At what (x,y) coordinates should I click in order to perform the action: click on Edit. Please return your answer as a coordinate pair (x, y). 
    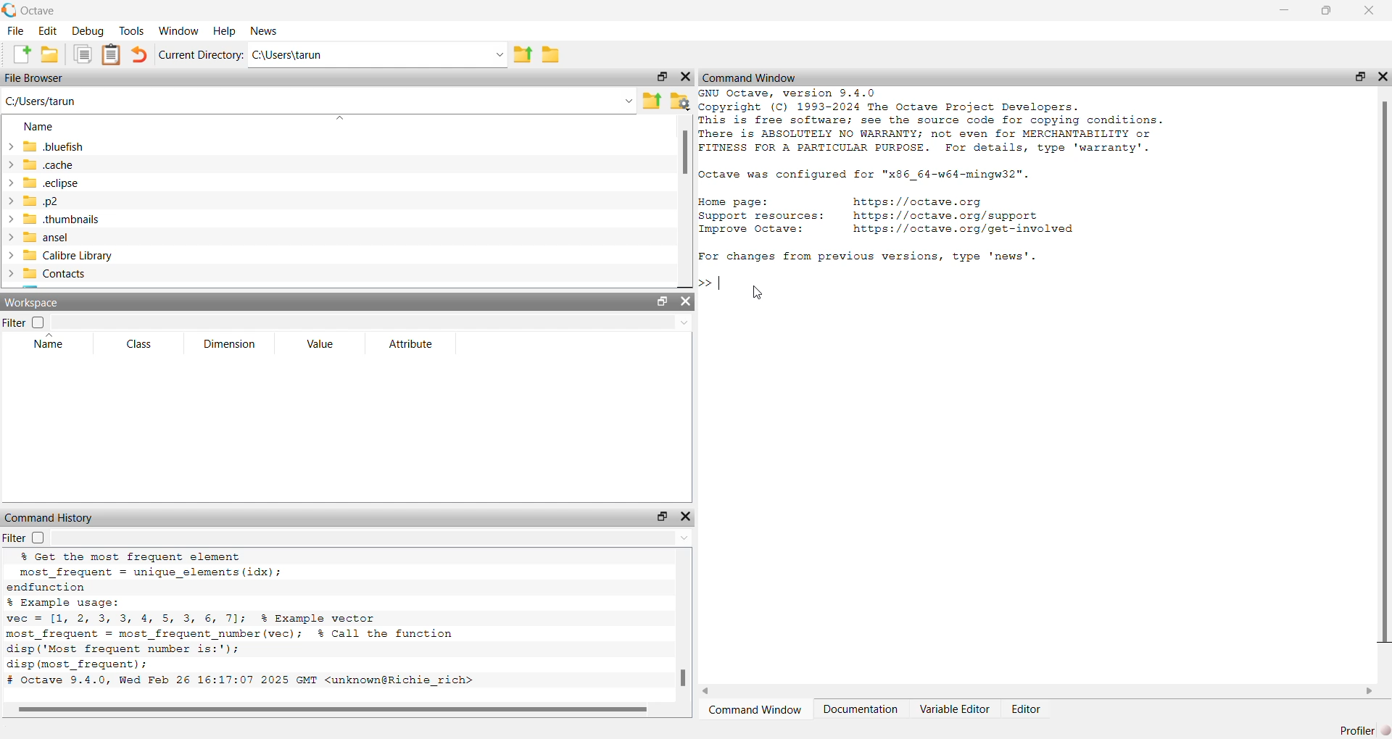
    Looking at the image, I should click on (49, 30).